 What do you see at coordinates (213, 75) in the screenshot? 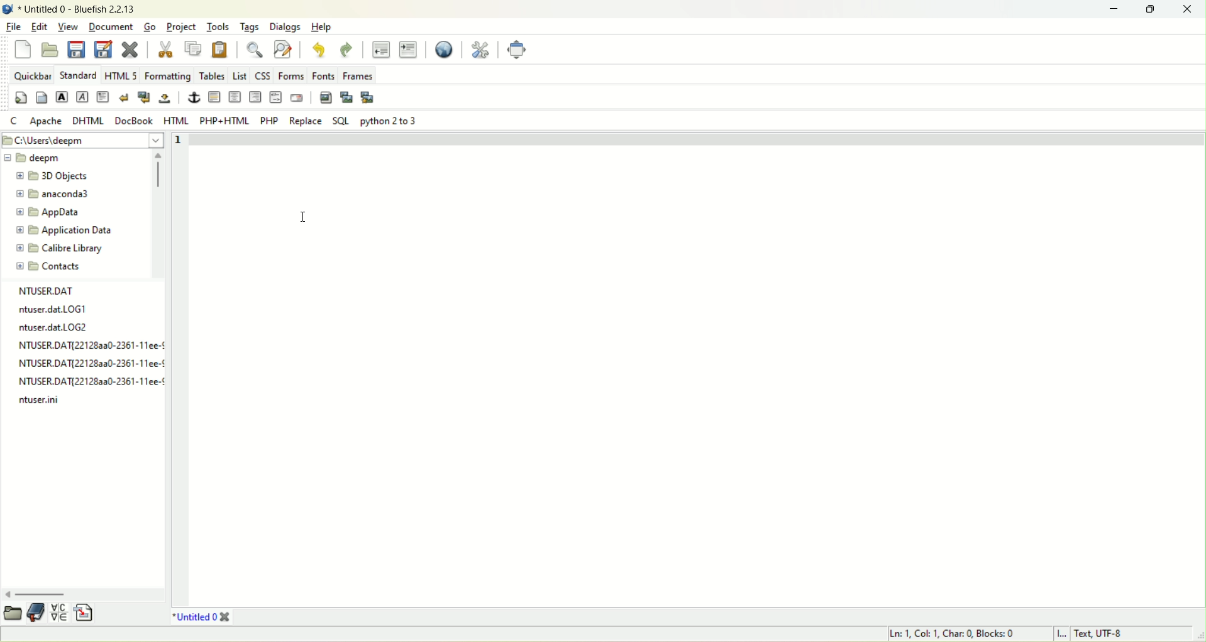
I see `tables` at bounding box center [213, 75].